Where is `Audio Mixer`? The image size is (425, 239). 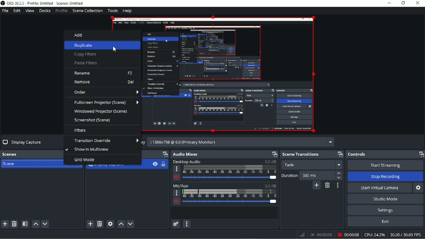
Audio Mixer is located at coordinates (186, 155).